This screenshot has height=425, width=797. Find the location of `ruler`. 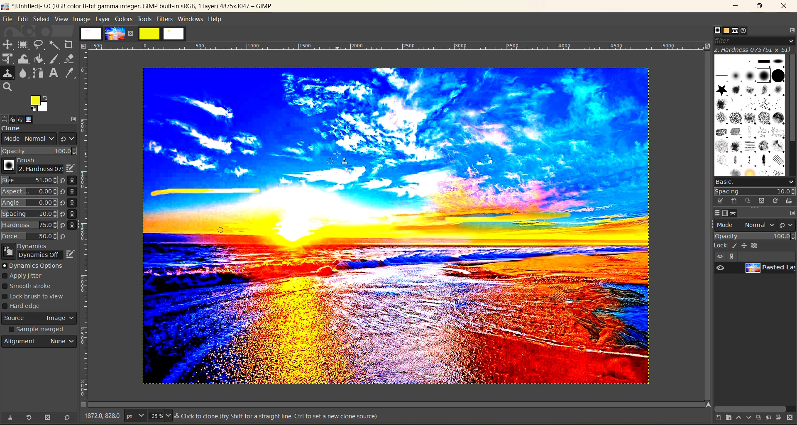

ruler is located at coordinates (399, 46).